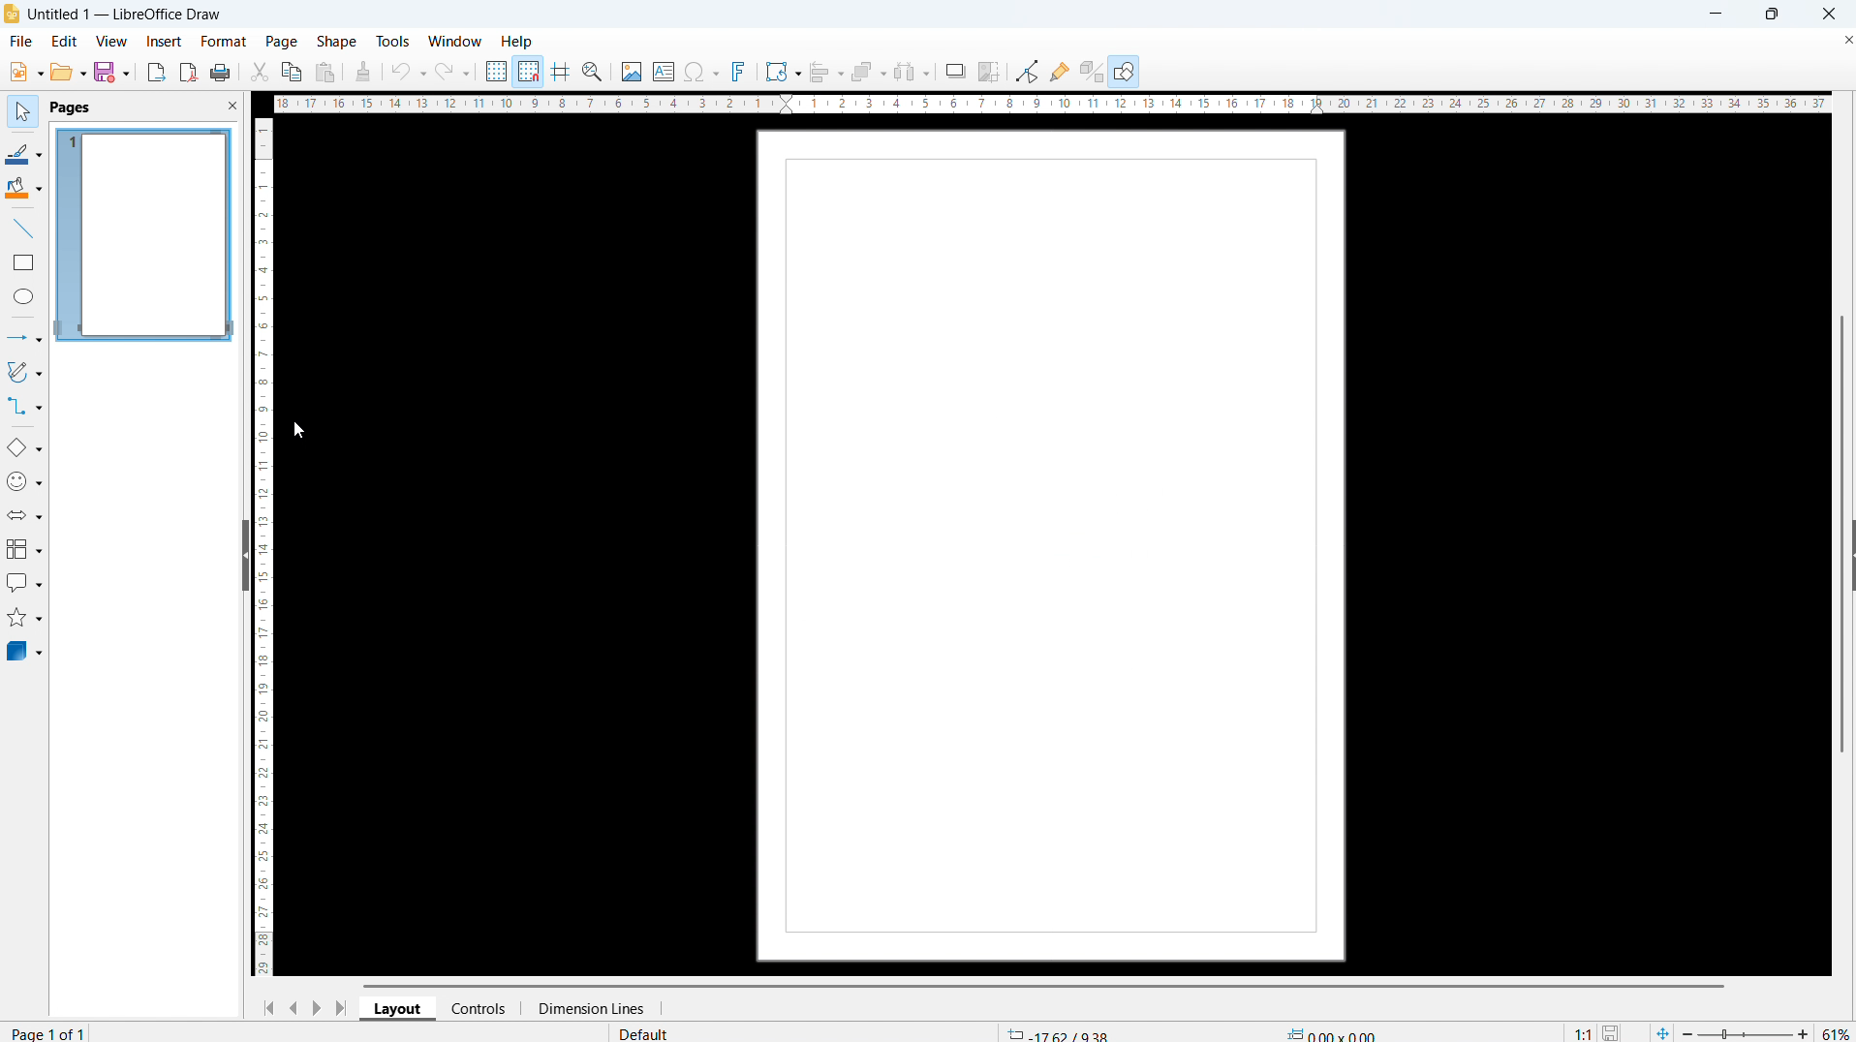  What do you see at coordinates (25, 585) in the screenshot?
I see `callout shapes` at bounding box center [25, 585].